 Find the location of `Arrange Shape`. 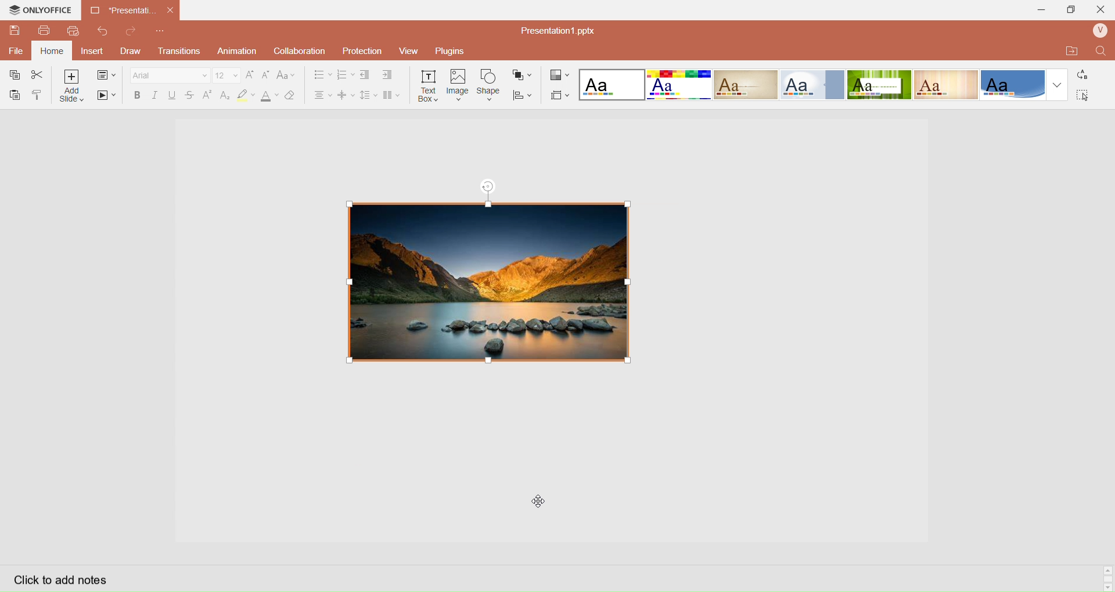

Arrange Shape is located at coordinates (523, 75).